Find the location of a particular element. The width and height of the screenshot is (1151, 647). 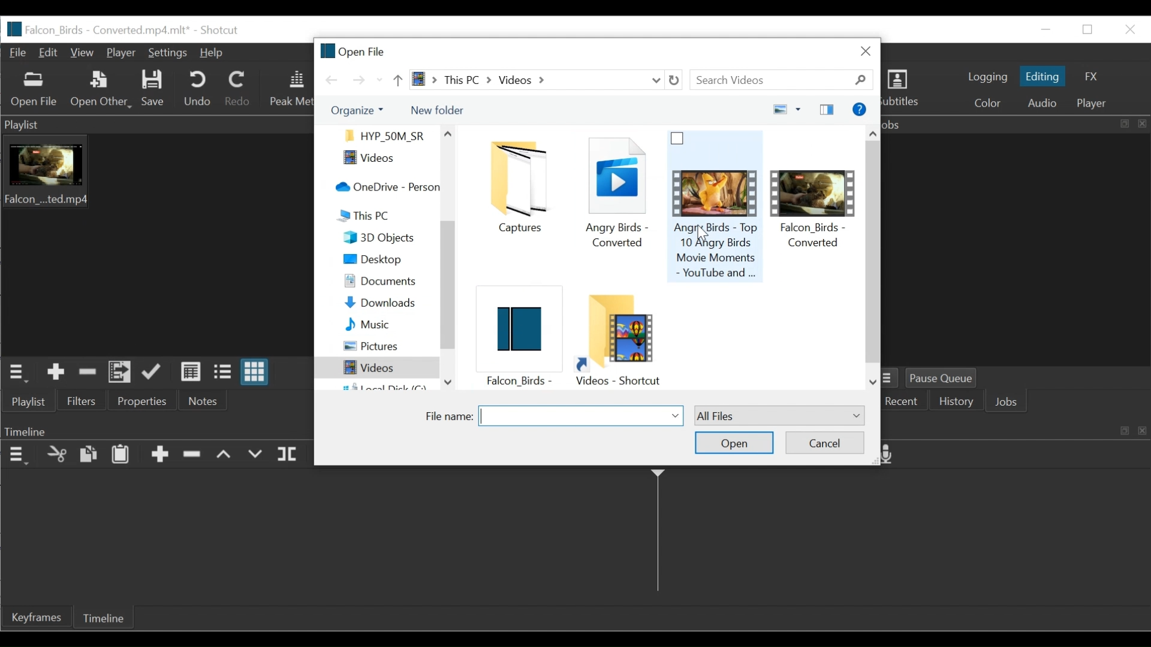

minimize is located at coordinates (1045, 29).